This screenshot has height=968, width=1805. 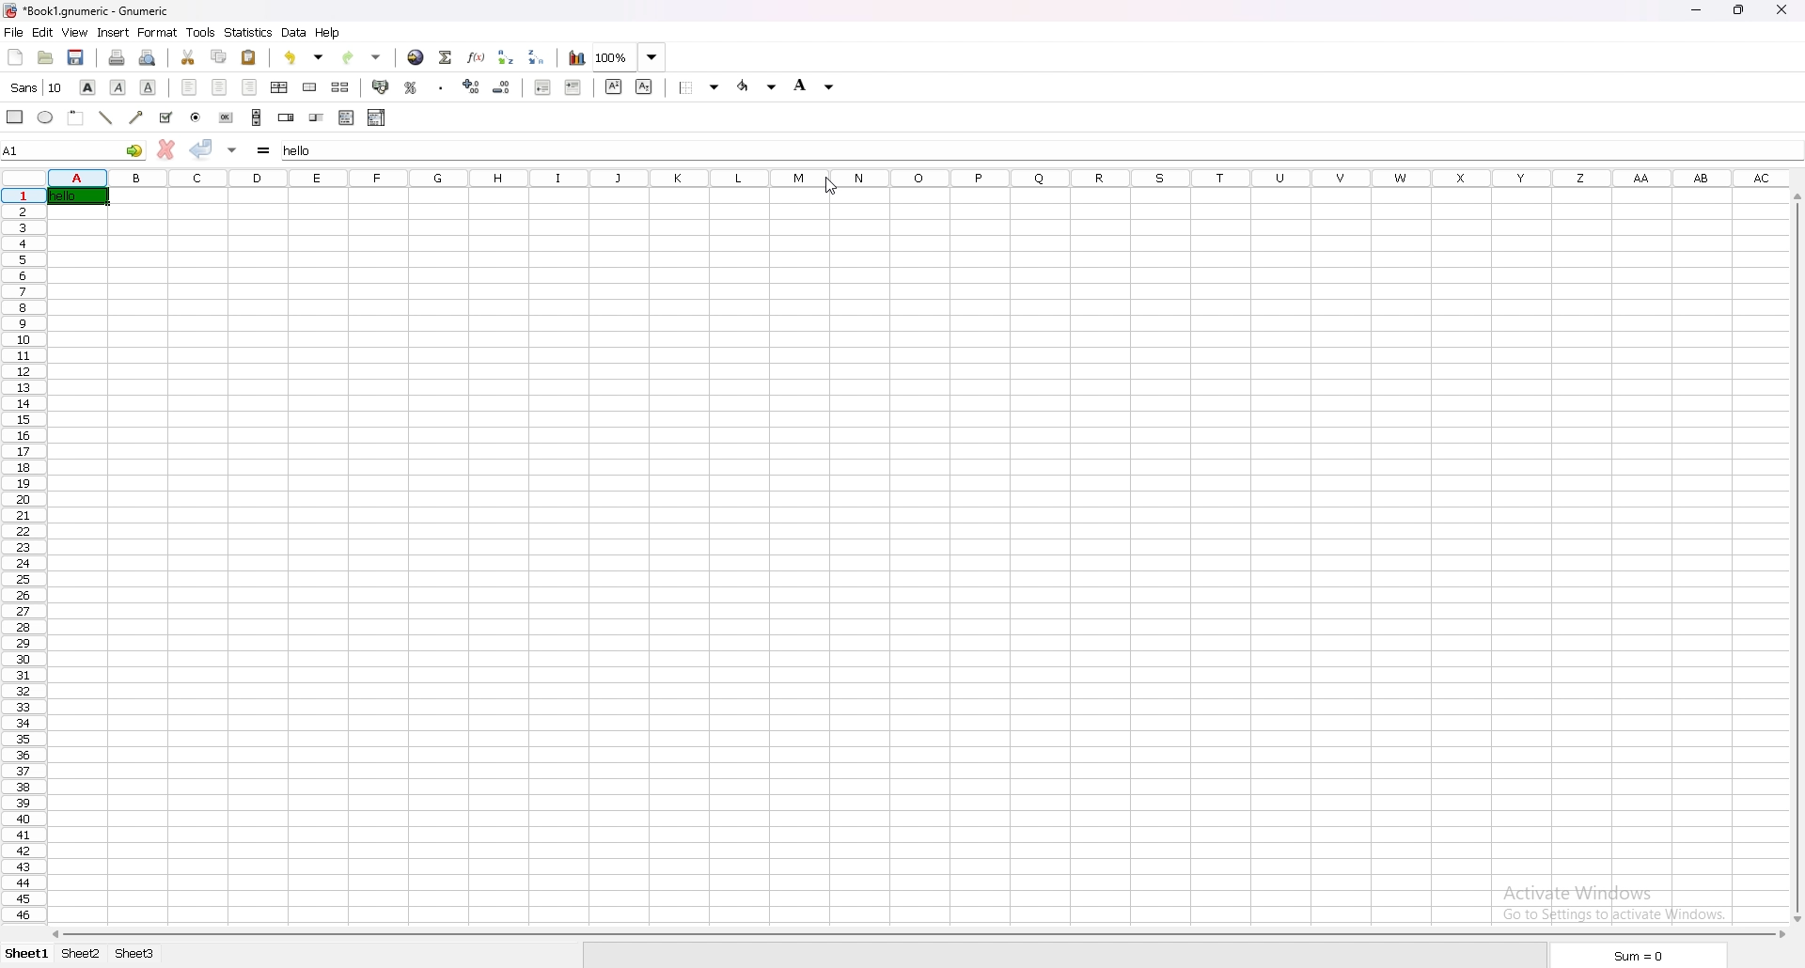 I want to click on undo, so click(x=304, y=57).